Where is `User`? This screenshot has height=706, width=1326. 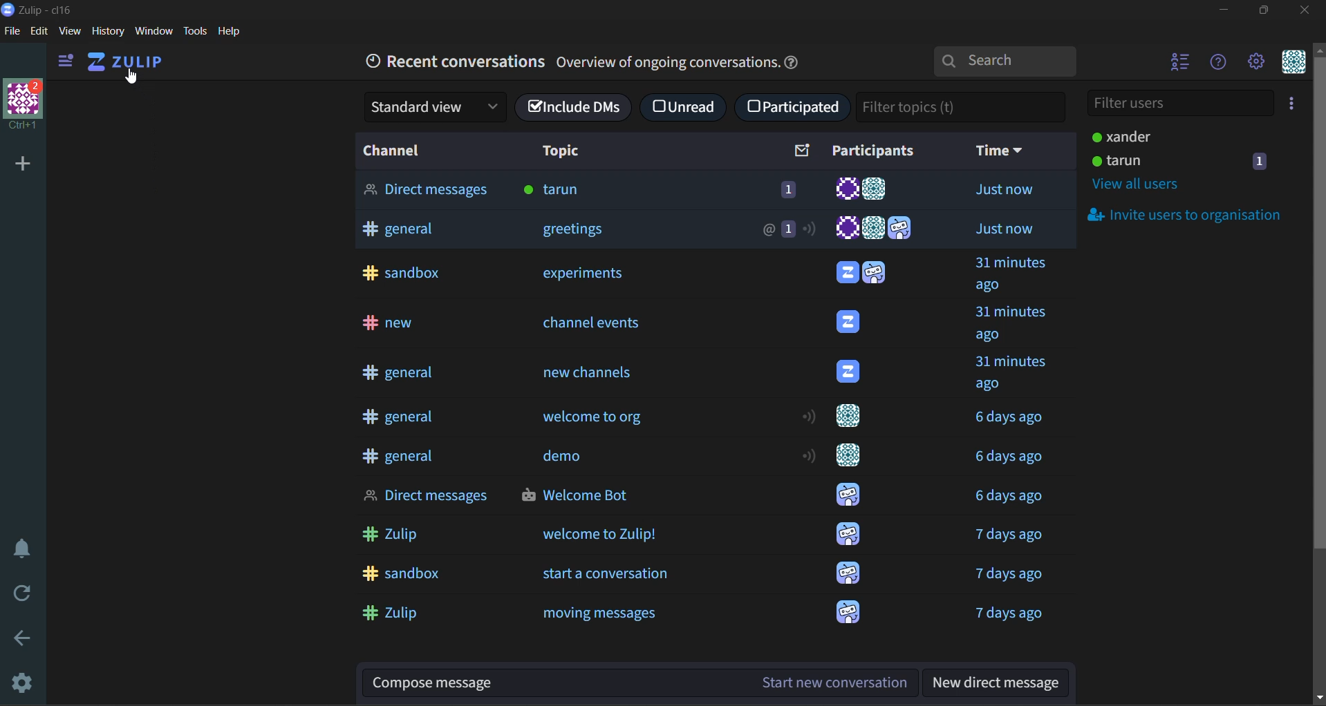 User is located at coordinates (845, 572).